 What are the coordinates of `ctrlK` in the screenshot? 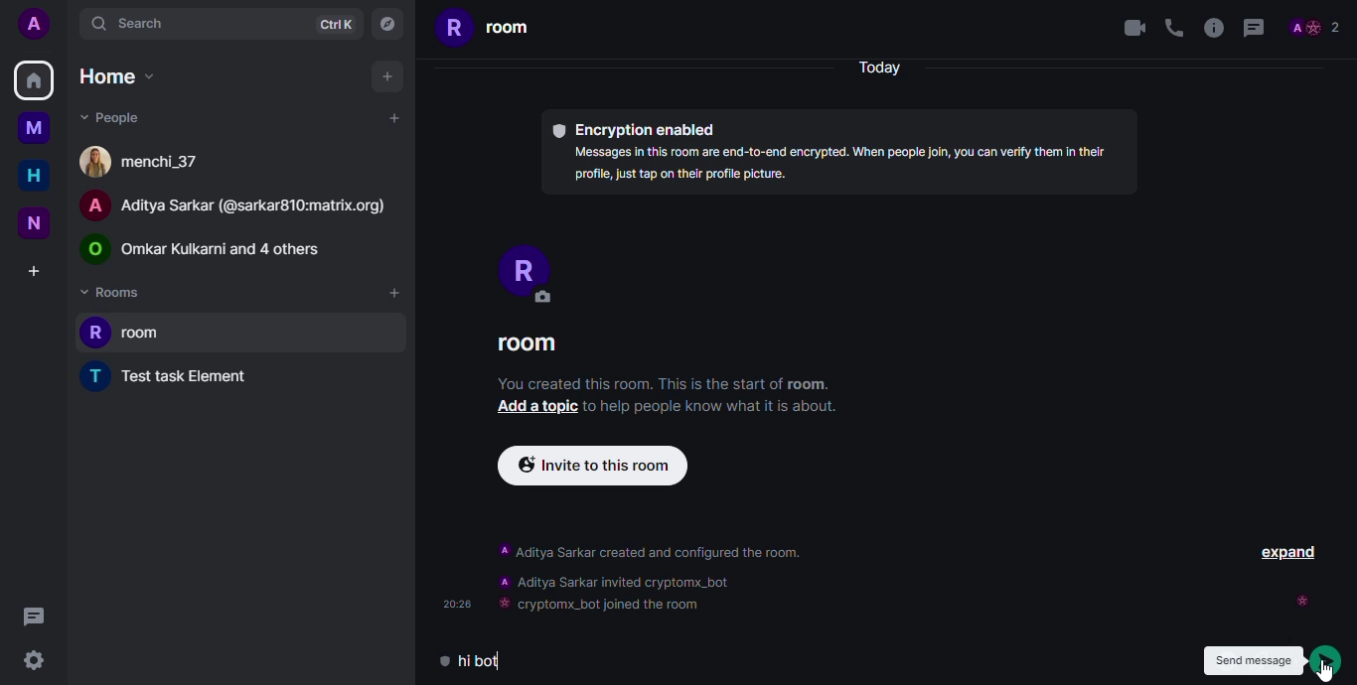 It's located at (336, 25).